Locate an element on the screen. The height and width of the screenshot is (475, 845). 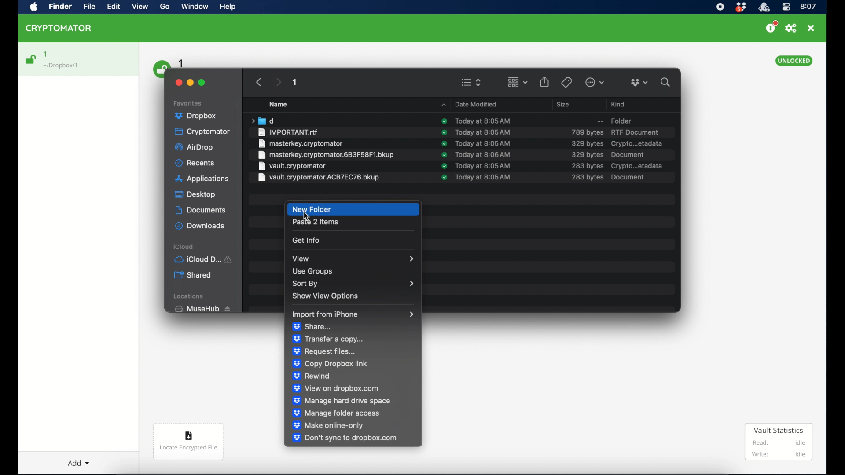
sync is located at coordinates (444, 166).